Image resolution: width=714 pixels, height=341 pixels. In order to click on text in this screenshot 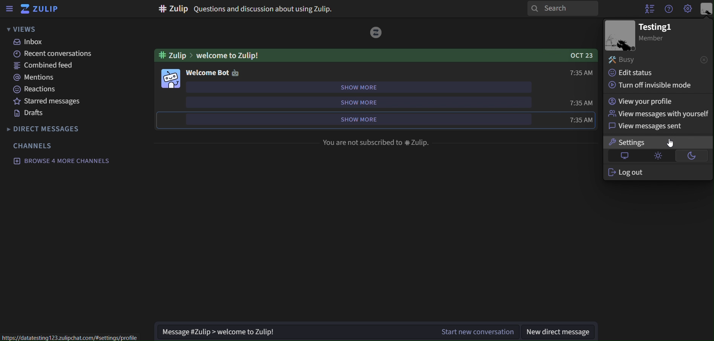, I will do `click(657, 32)`.